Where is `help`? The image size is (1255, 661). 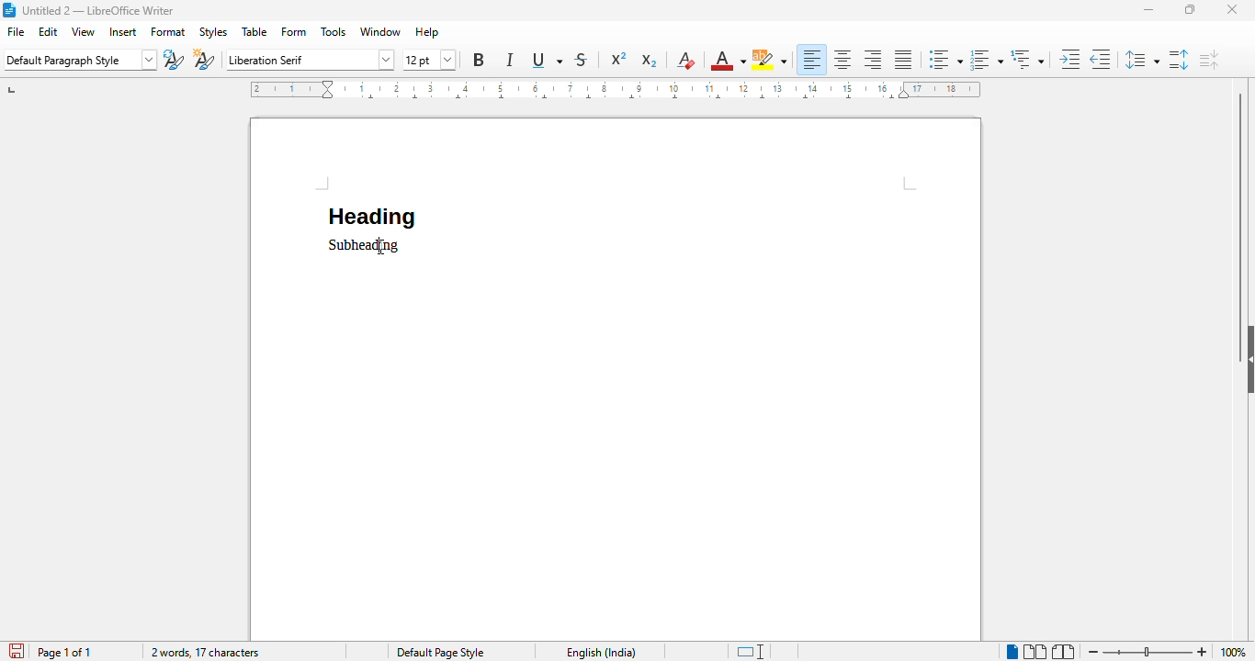
help is located at coordinates (426, 32).